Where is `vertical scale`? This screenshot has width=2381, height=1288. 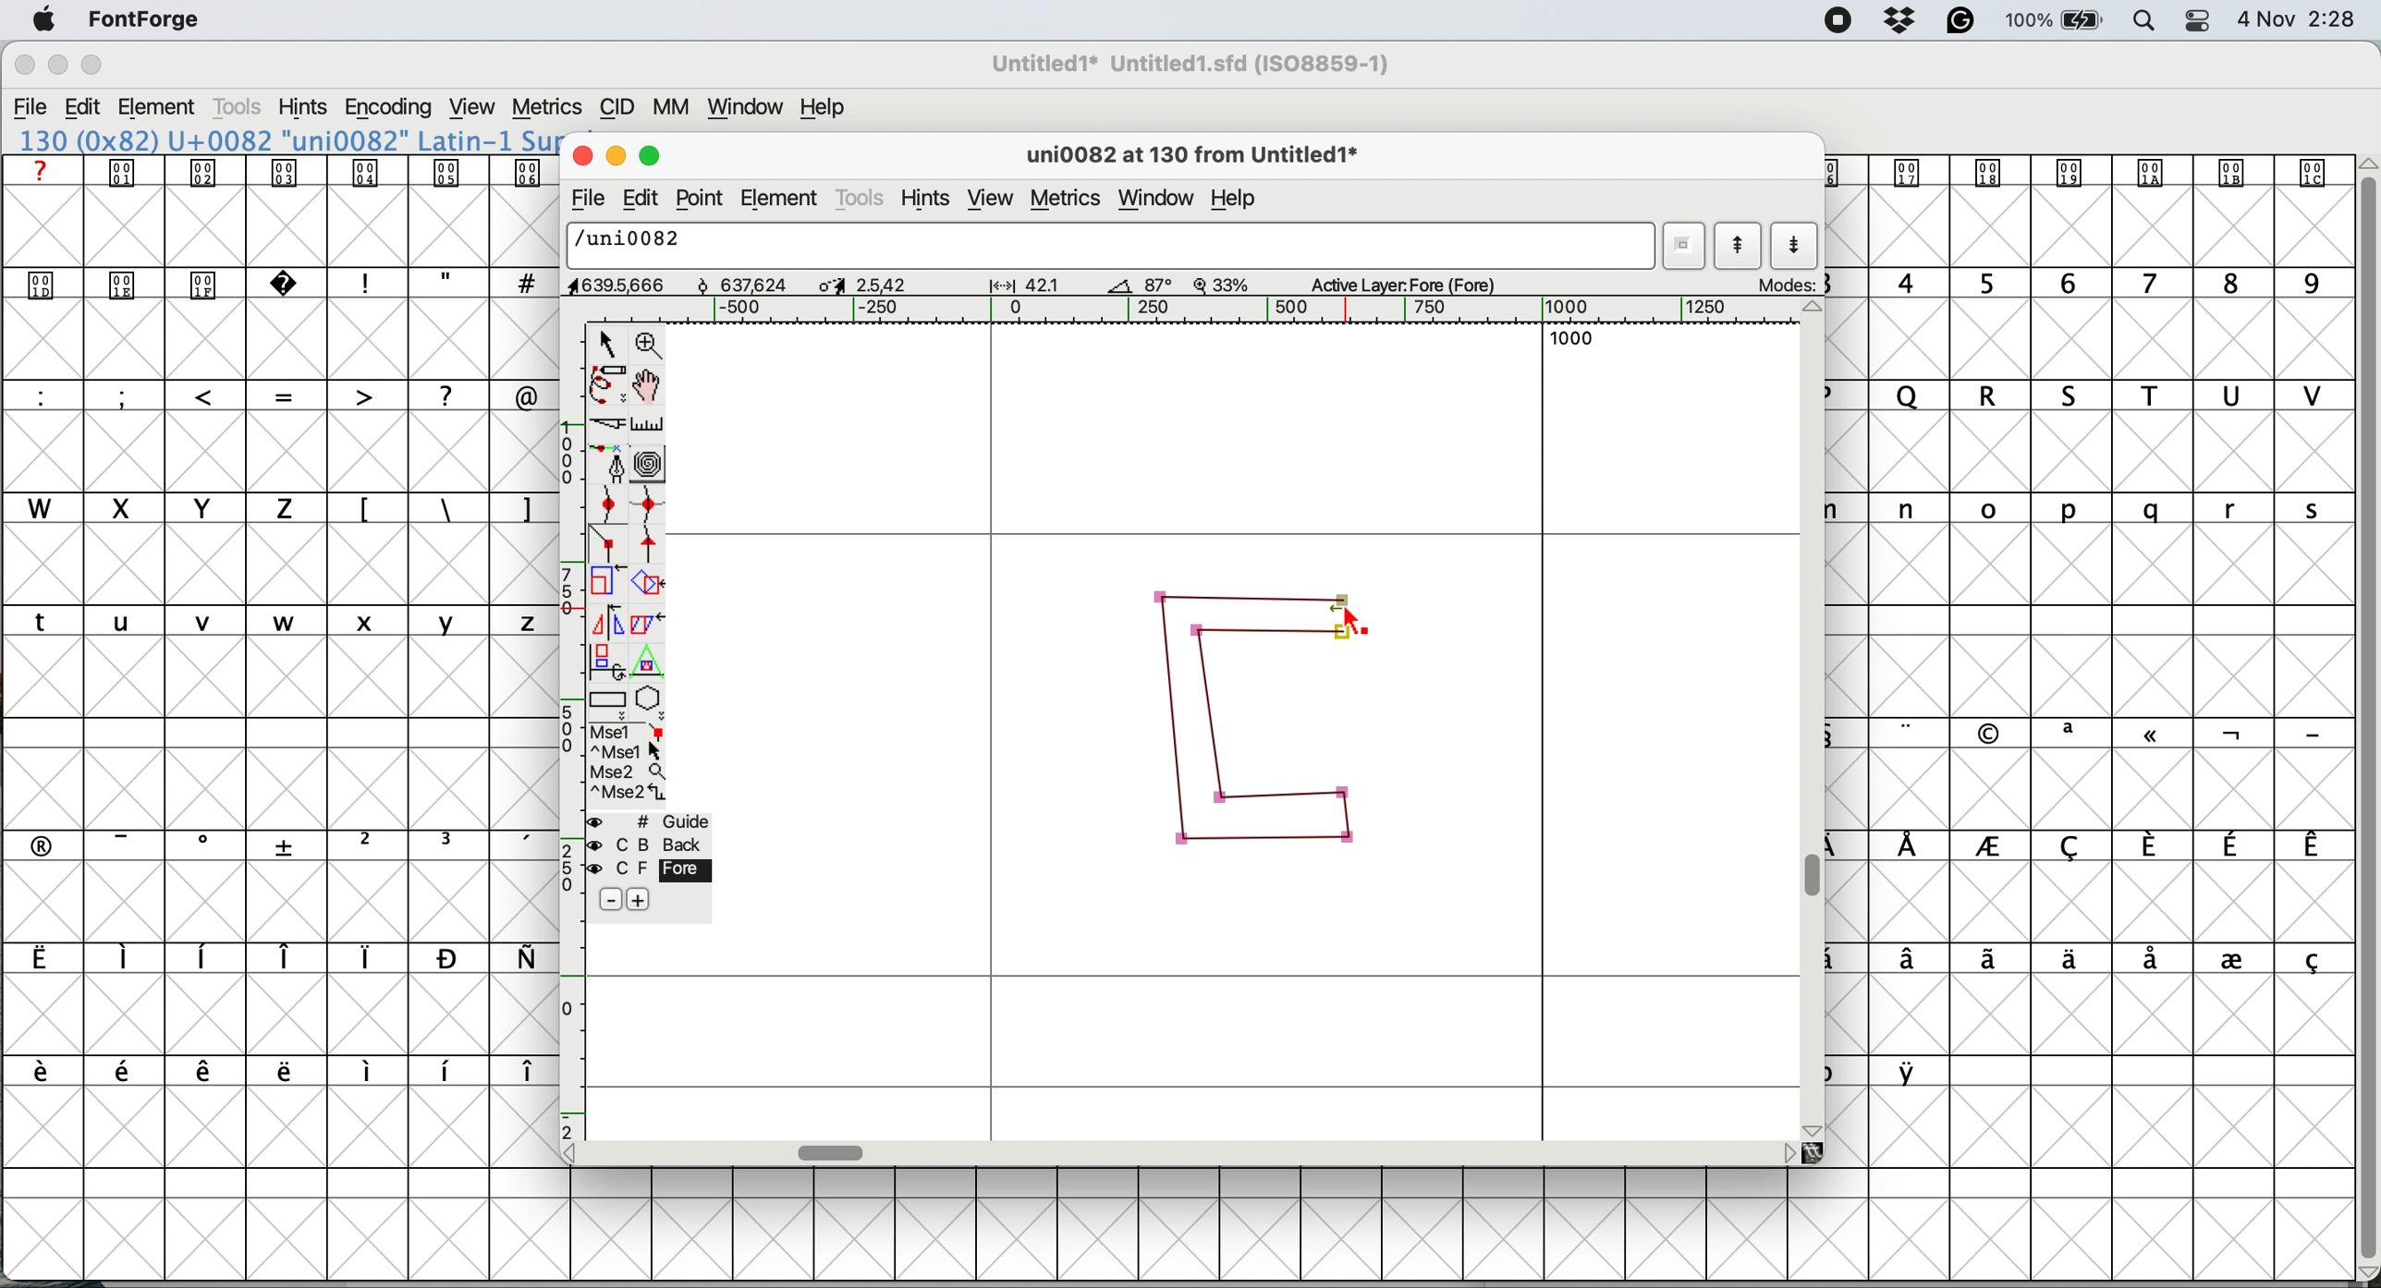
vertical scale is located at coordinates (574, 730).